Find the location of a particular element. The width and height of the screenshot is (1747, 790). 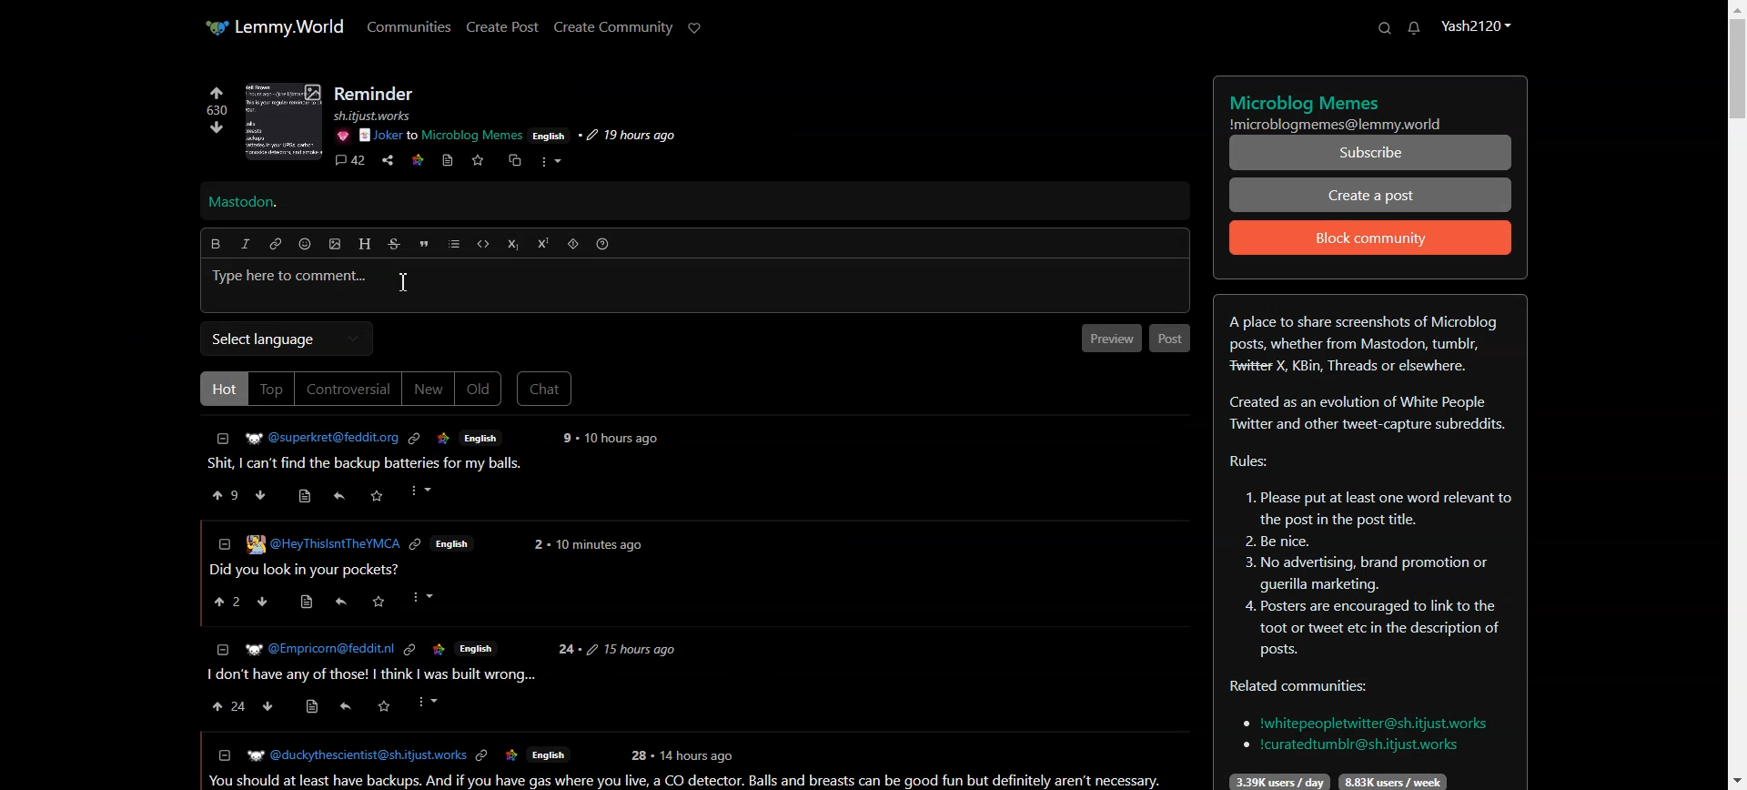

 is located at coordinates (318, 649).